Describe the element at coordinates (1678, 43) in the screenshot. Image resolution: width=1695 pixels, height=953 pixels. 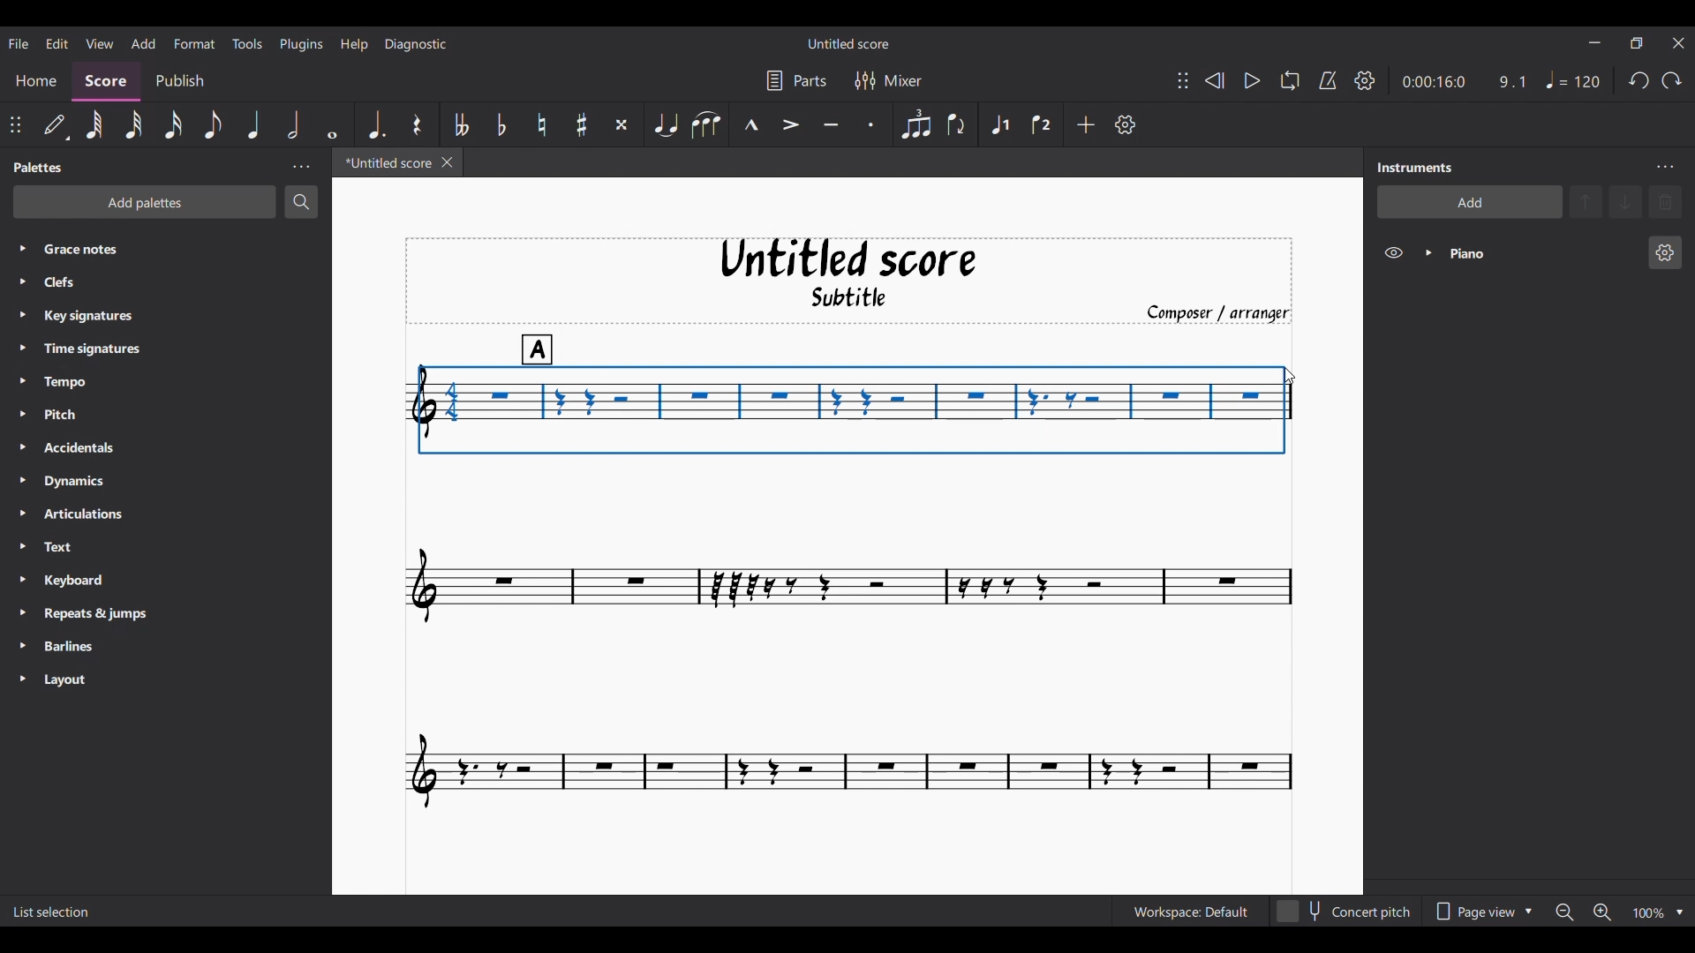
I see `Close interface` at that location.